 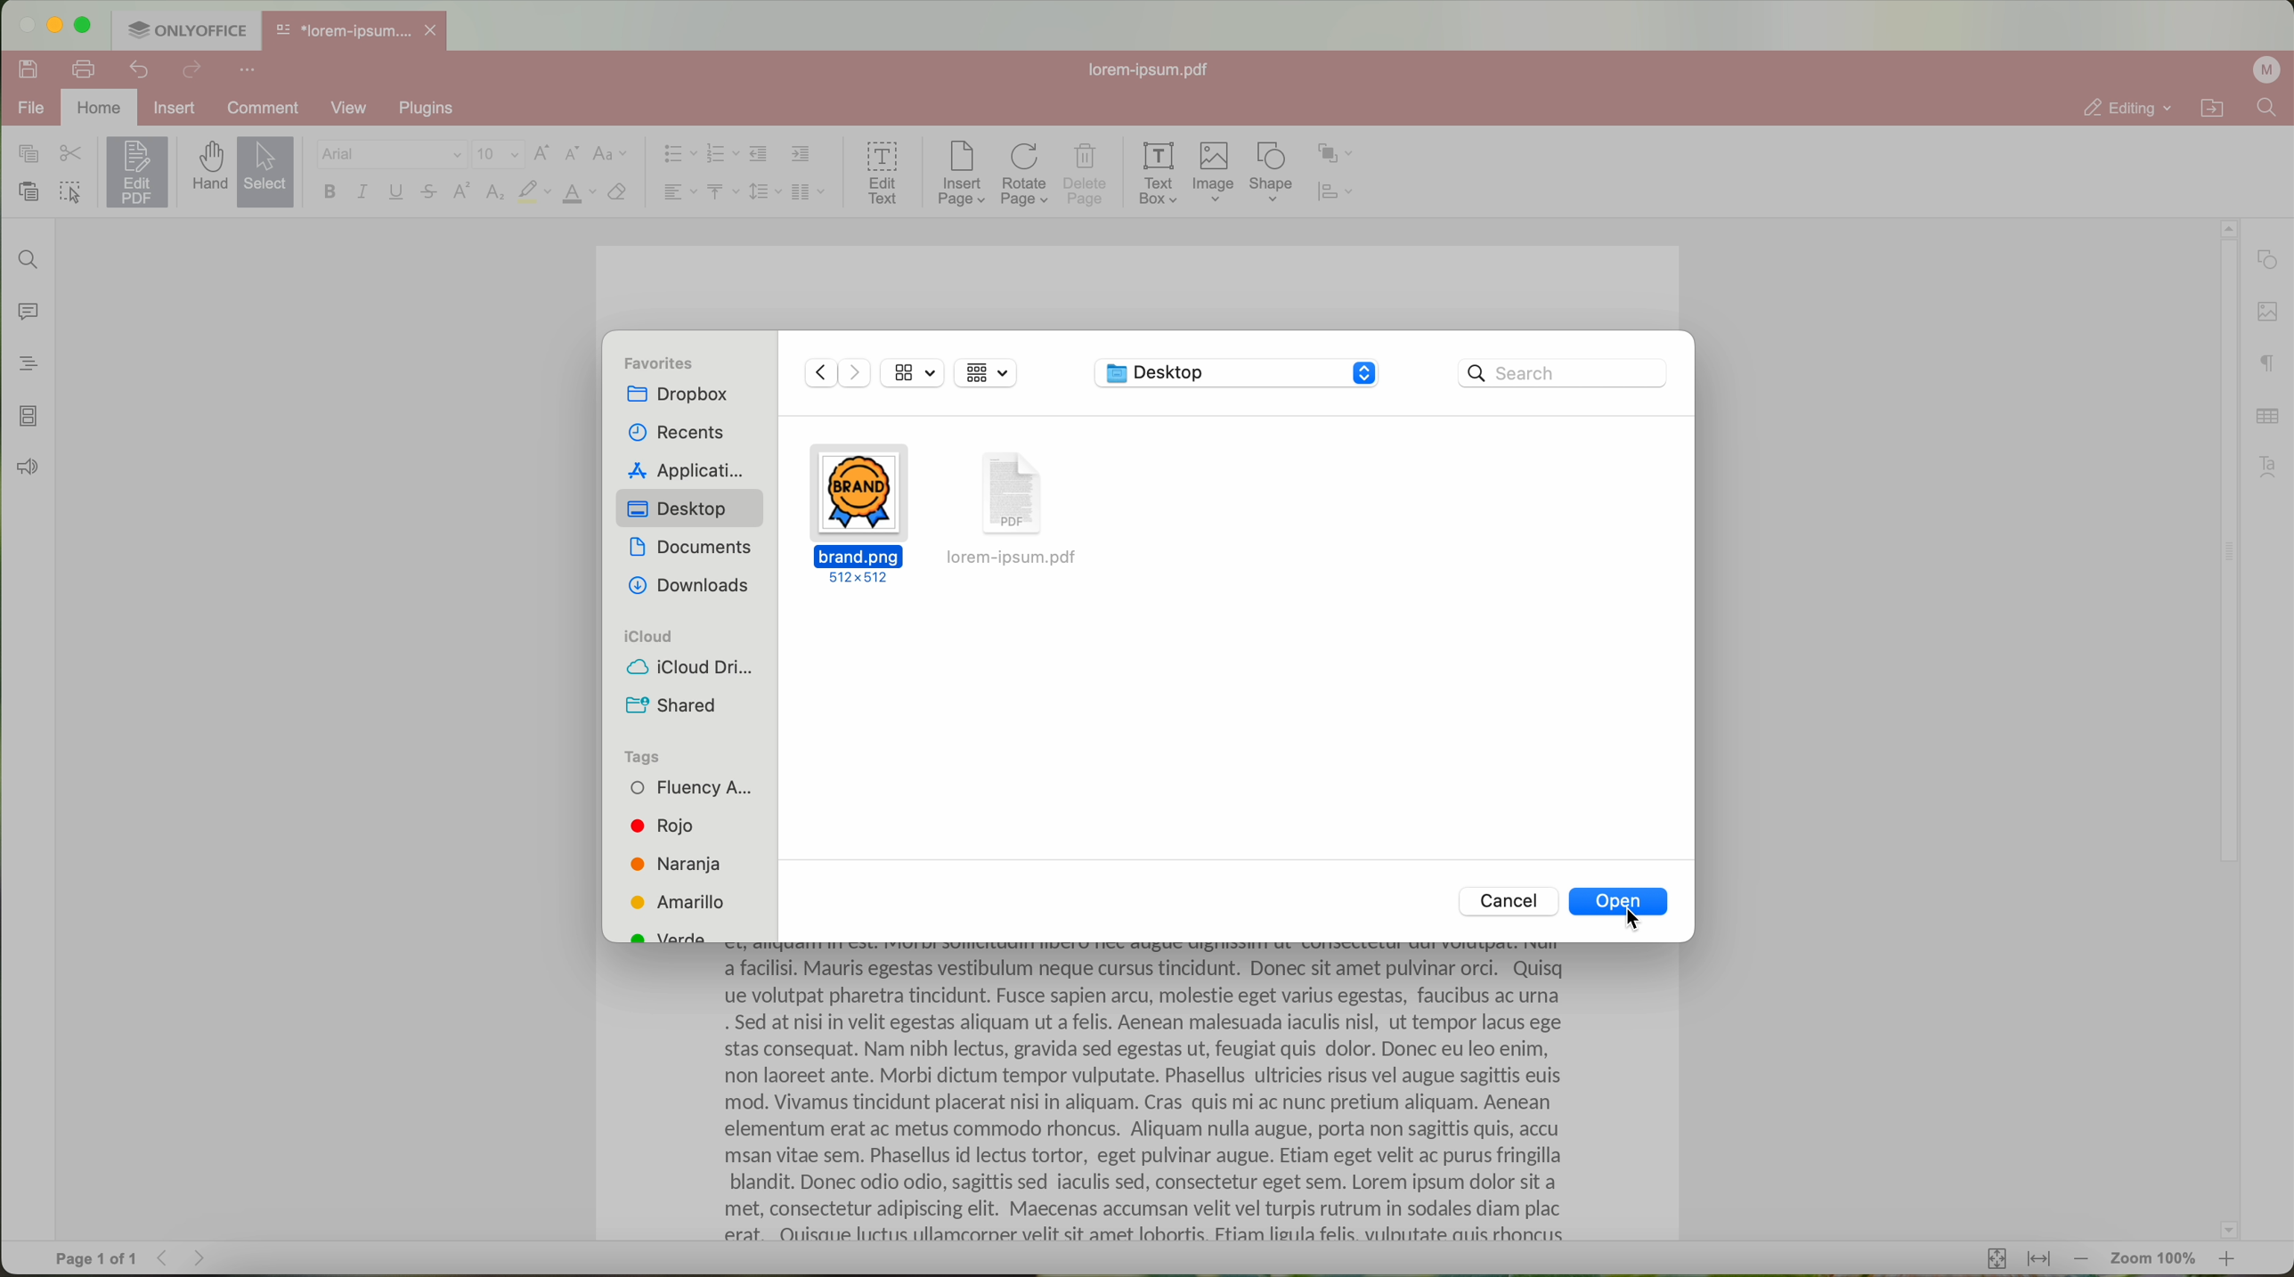 I want to click on line spacing, so click(x=765, y=191).